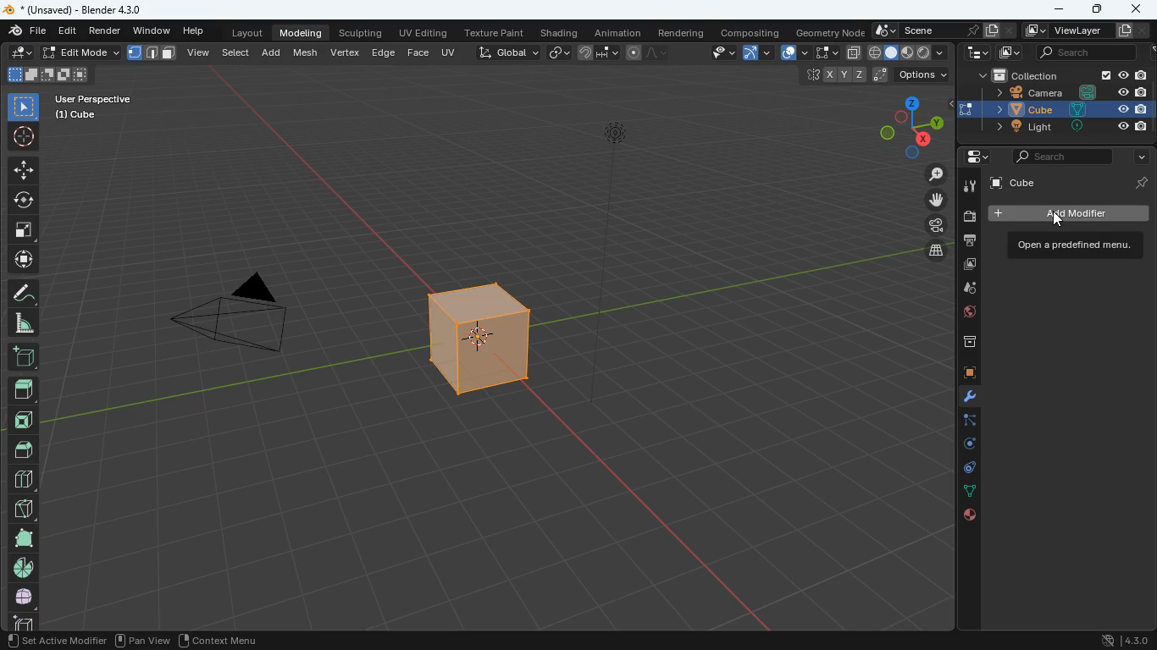  Describe the element at coordinates (1087, 31) in the screenshot. I see `viewlayer` at that location.